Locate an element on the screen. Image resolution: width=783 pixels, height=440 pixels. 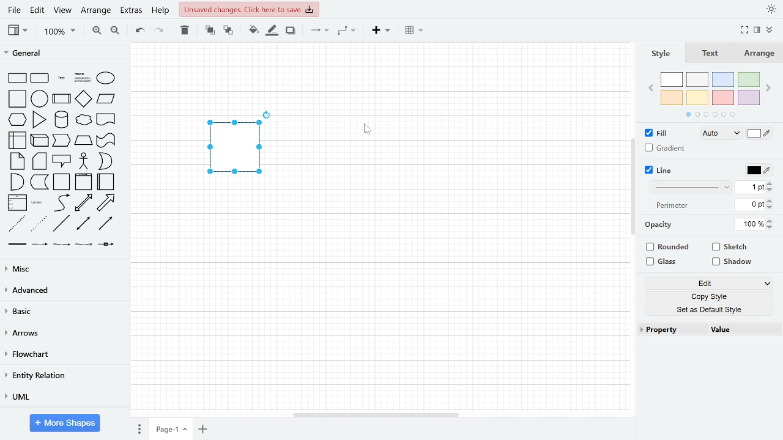
shape unlocked is located at coordinates (233, 148).